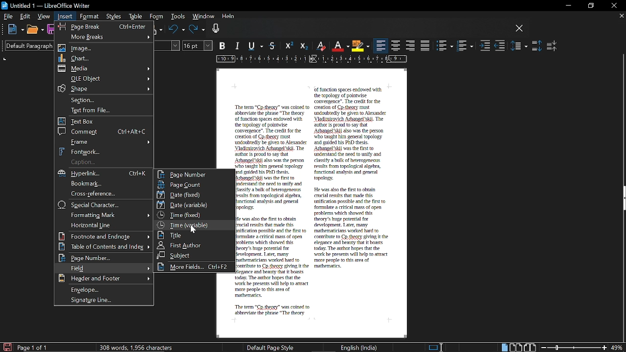  I want to click on Caption, so click(103, 162).